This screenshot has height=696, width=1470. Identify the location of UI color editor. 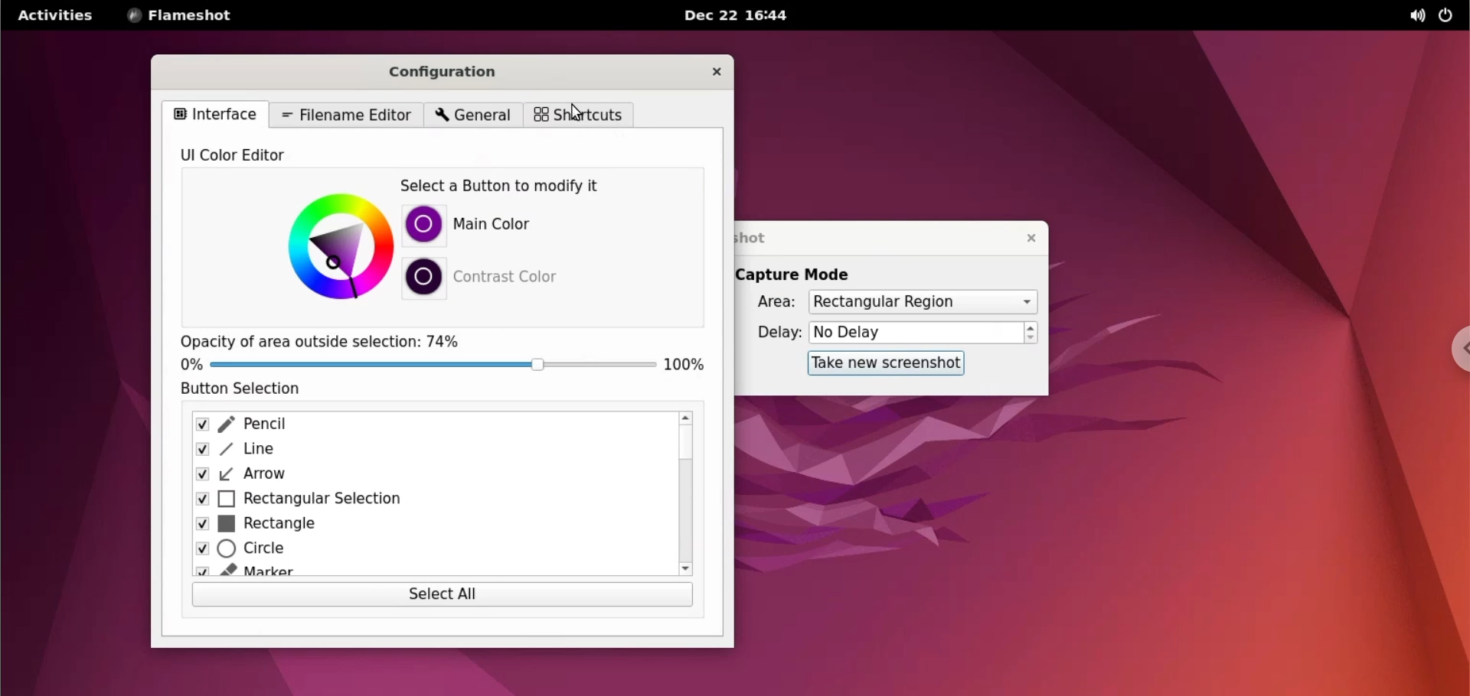
(247, 154).